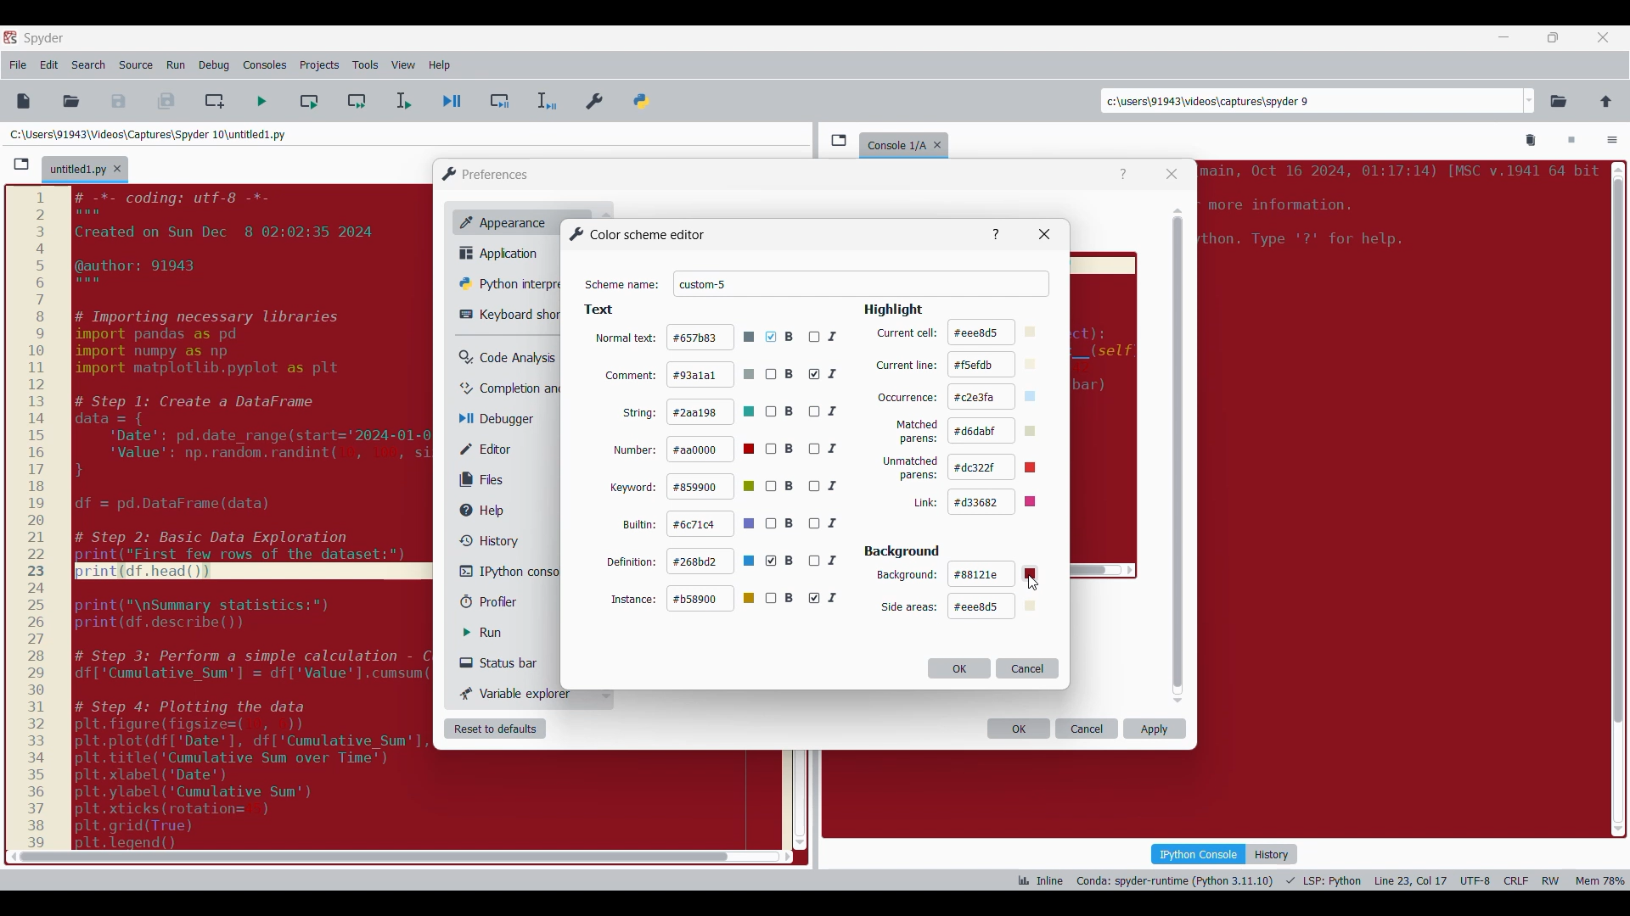 The height and width of the screenshot is (916, 1630). I want to click on matched parens, so click(917, 432).